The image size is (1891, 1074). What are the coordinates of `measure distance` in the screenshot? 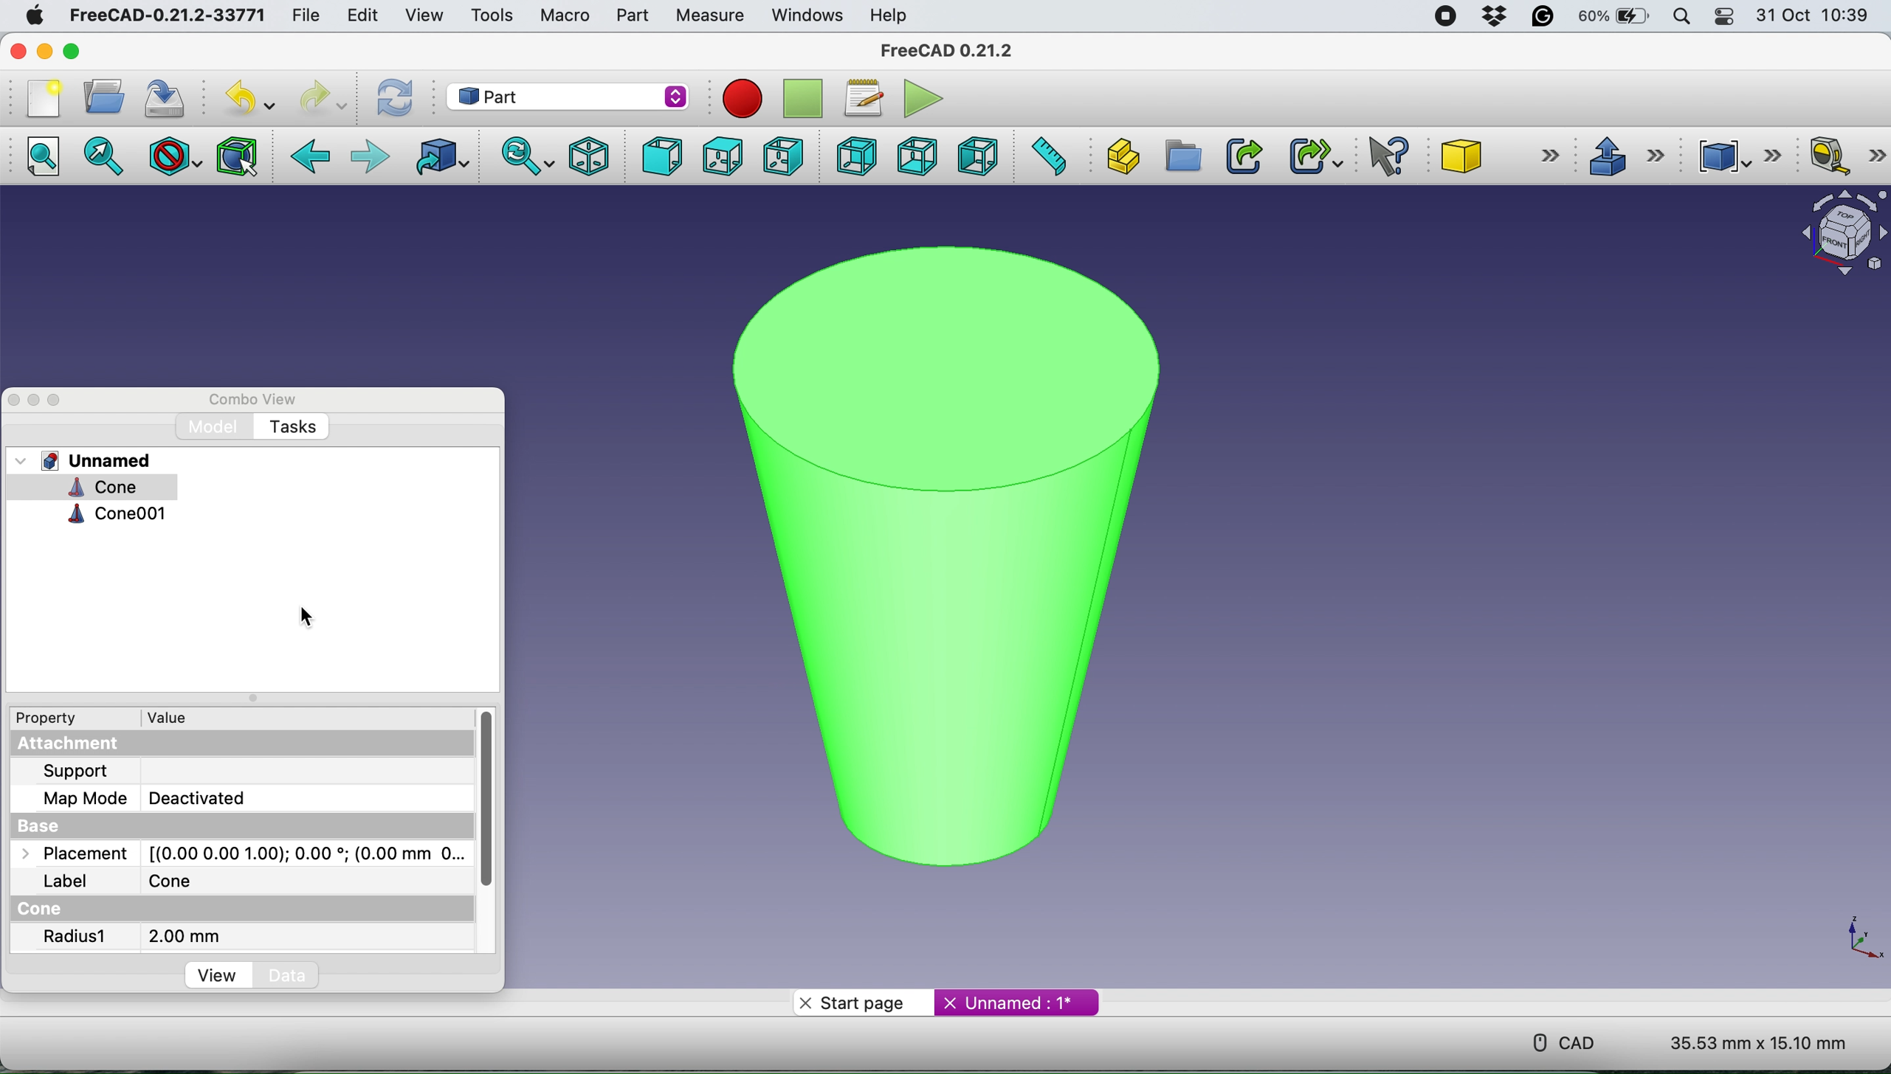 It's located at (1049, 157).